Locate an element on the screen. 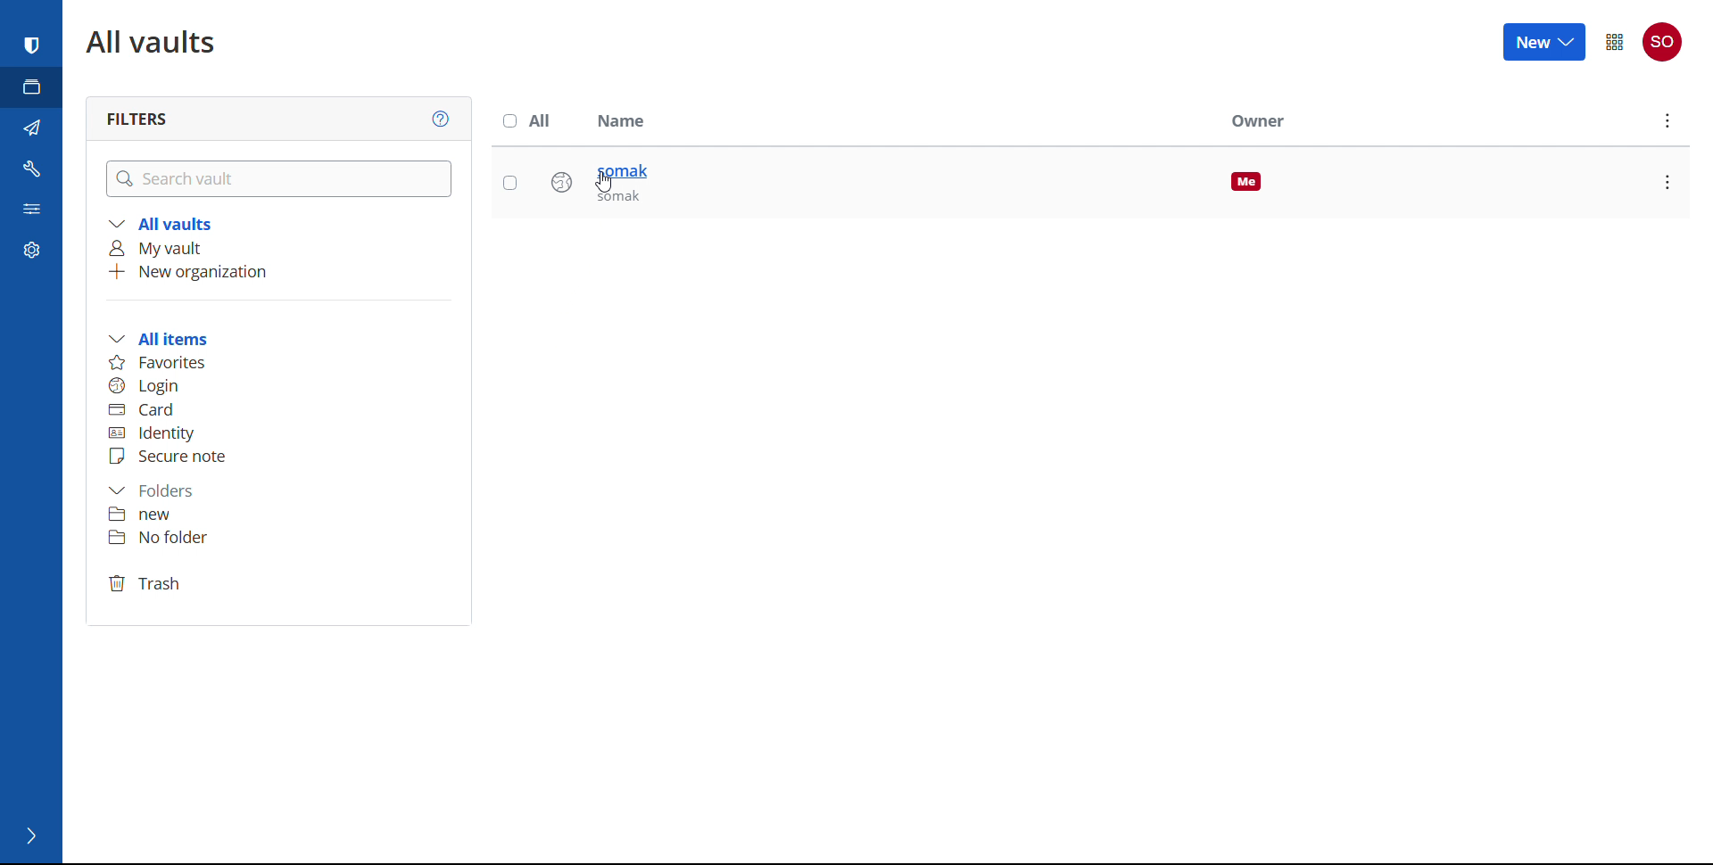  secure note is located at coordinates (274, 457).